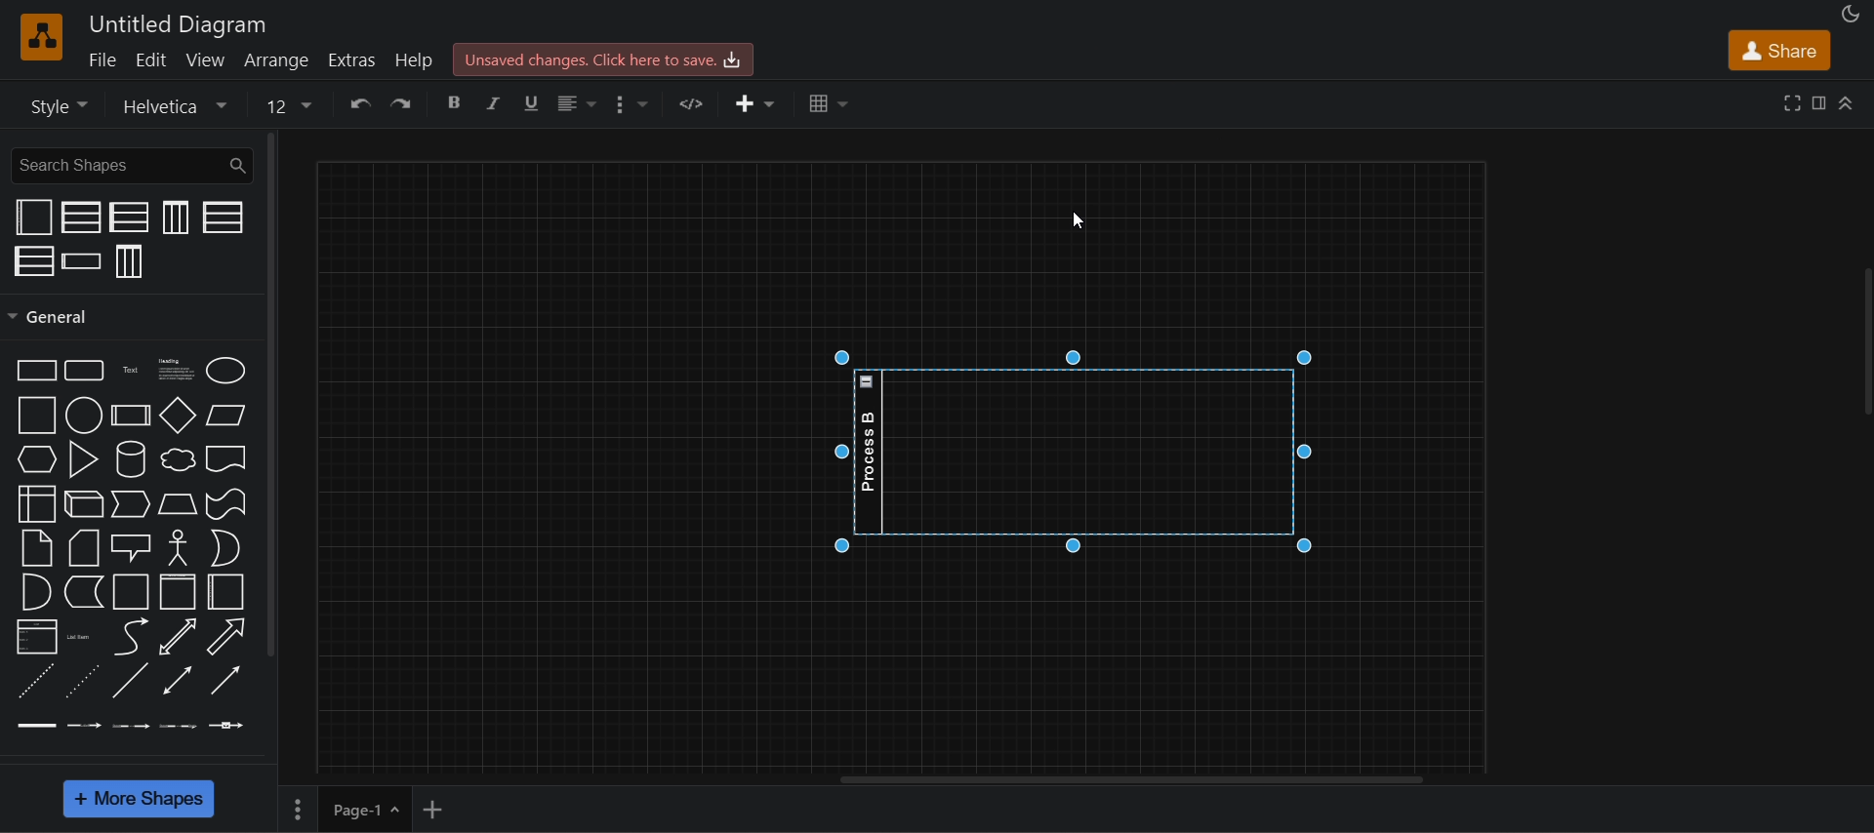 The height and width of the screenshot is (833, 1874). I want to click on style, so click(51, 103).